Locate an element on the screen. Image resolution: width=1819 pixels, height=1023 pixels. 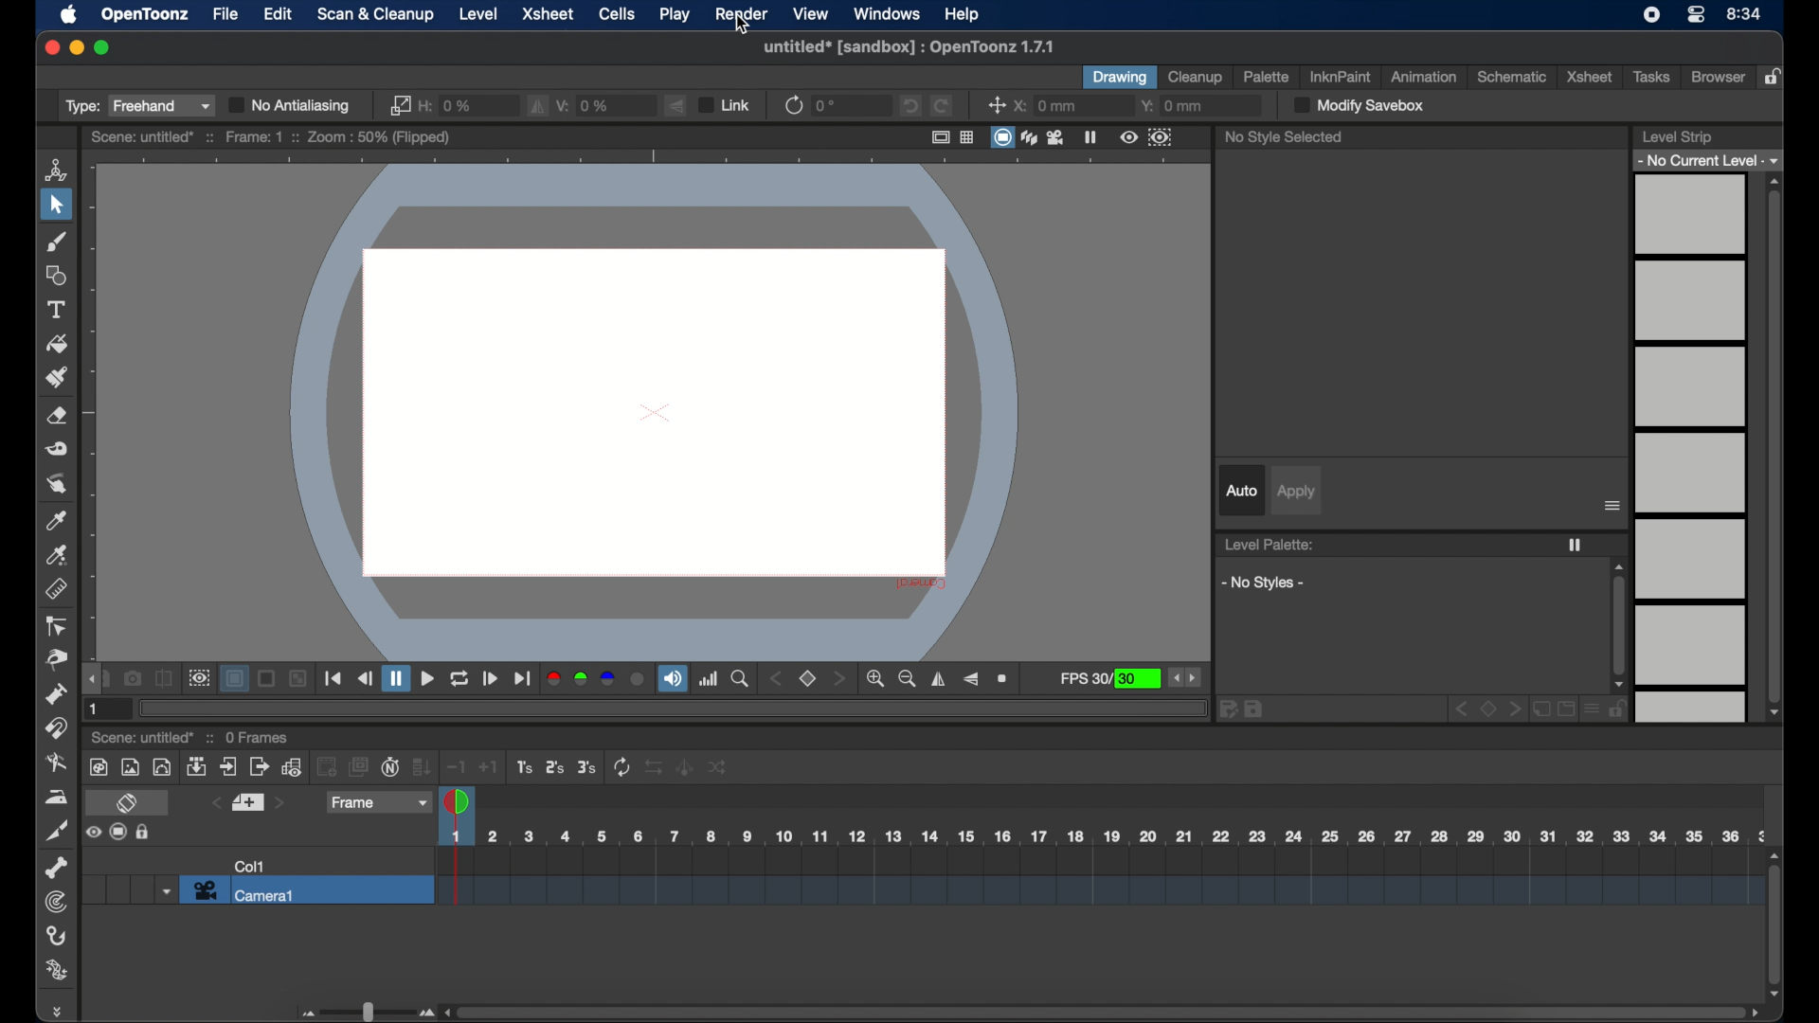
xsheet is located at coordinates (548, 13).